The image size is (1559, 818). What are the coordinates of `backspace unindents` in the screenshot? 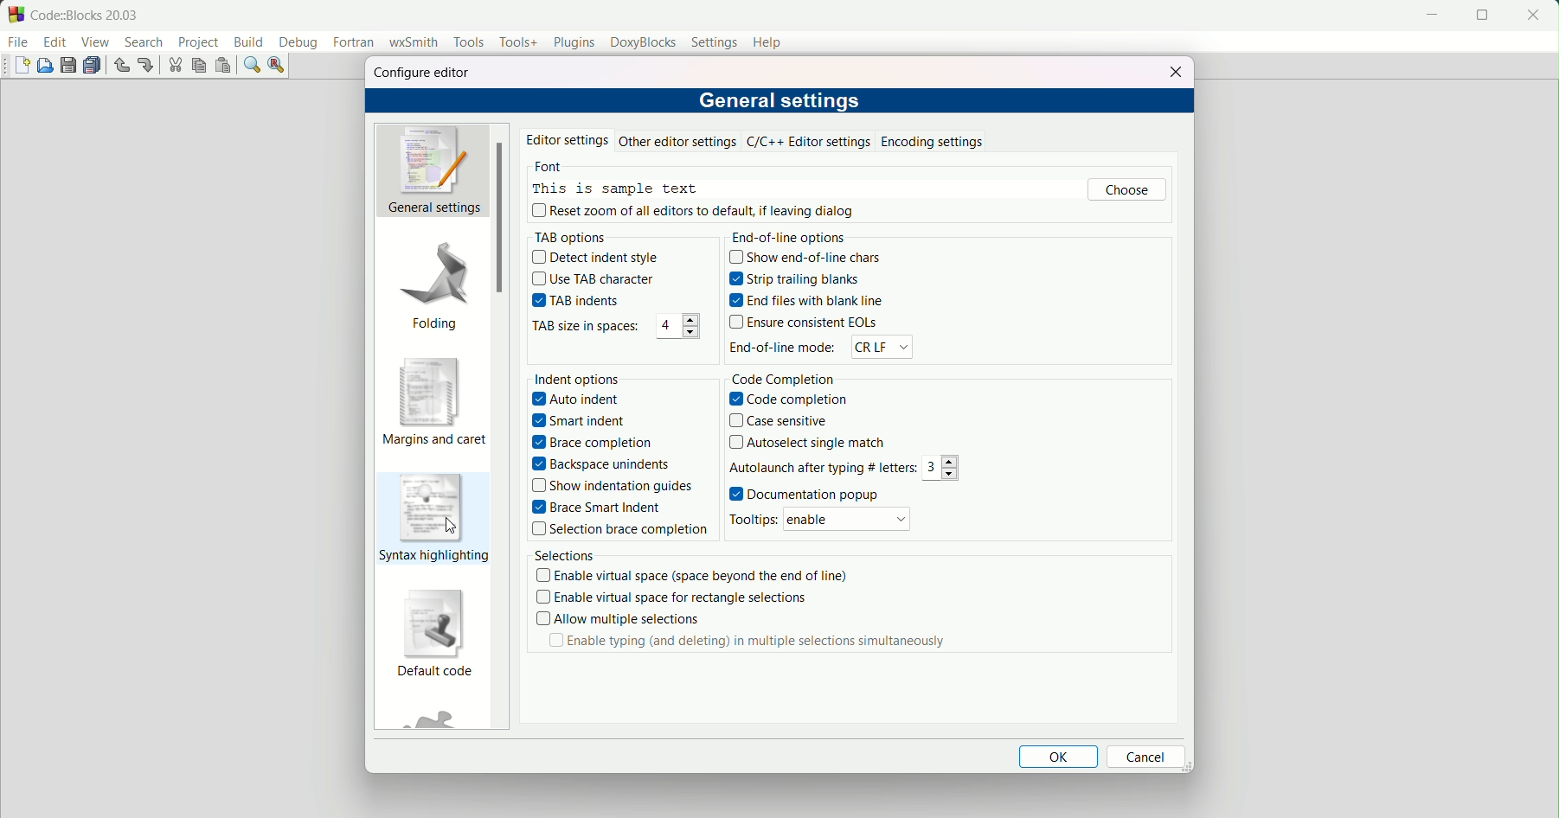 It's located at (602, 463).